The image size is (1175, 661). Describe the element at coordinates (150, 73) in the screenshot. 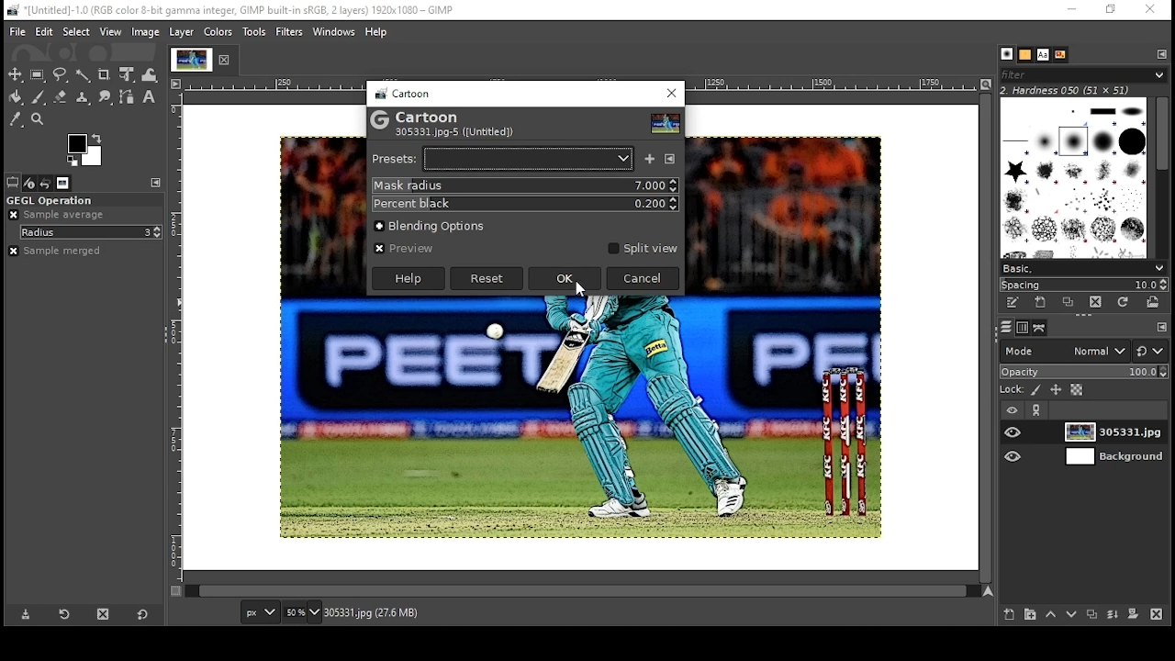

I see `warp transform` at that location.